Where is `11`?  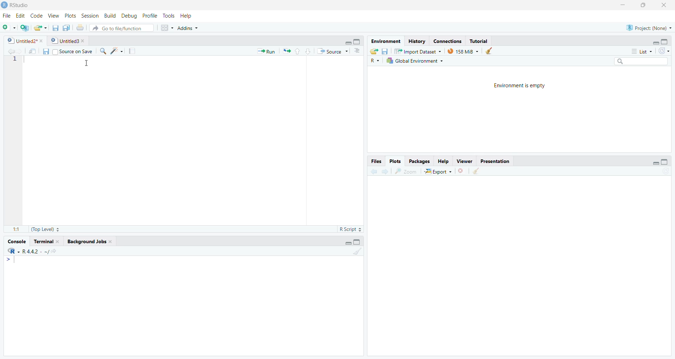 11 is located at coordinates (13, 228).